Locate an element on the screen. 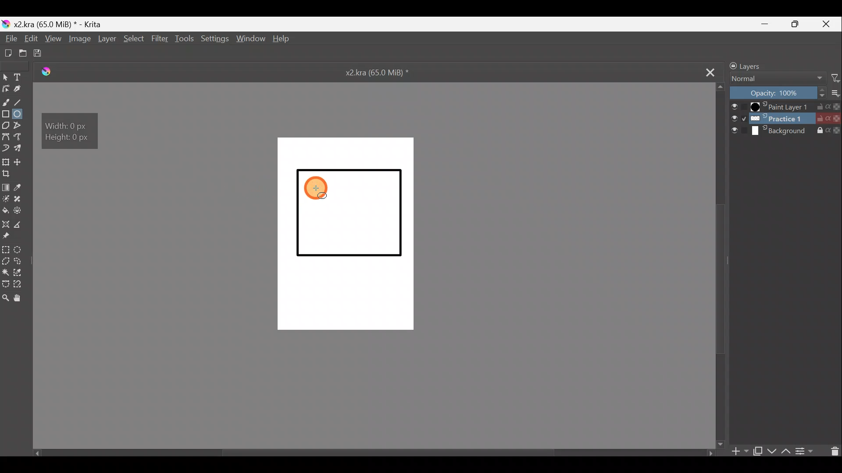  Filter is located at coordinates (159, 38).